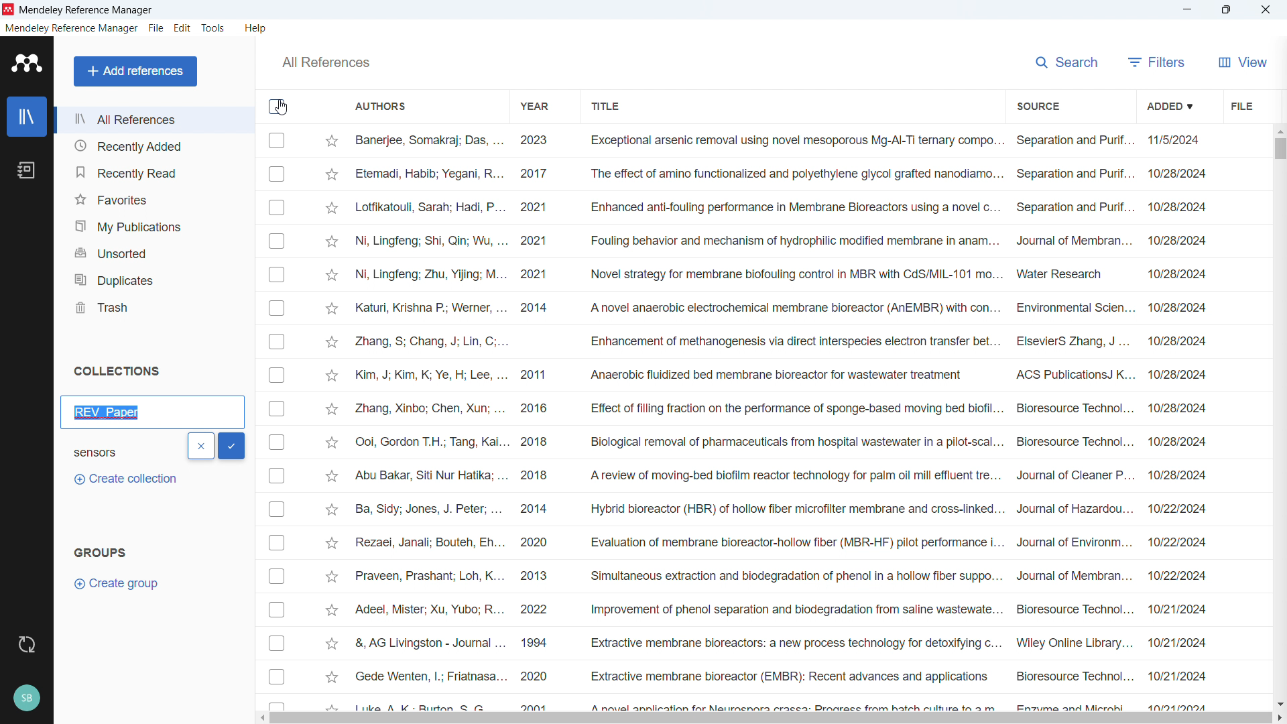  Describe the element at coordinates (9, 9) in the screenshot. I see `Software logo` at that location.